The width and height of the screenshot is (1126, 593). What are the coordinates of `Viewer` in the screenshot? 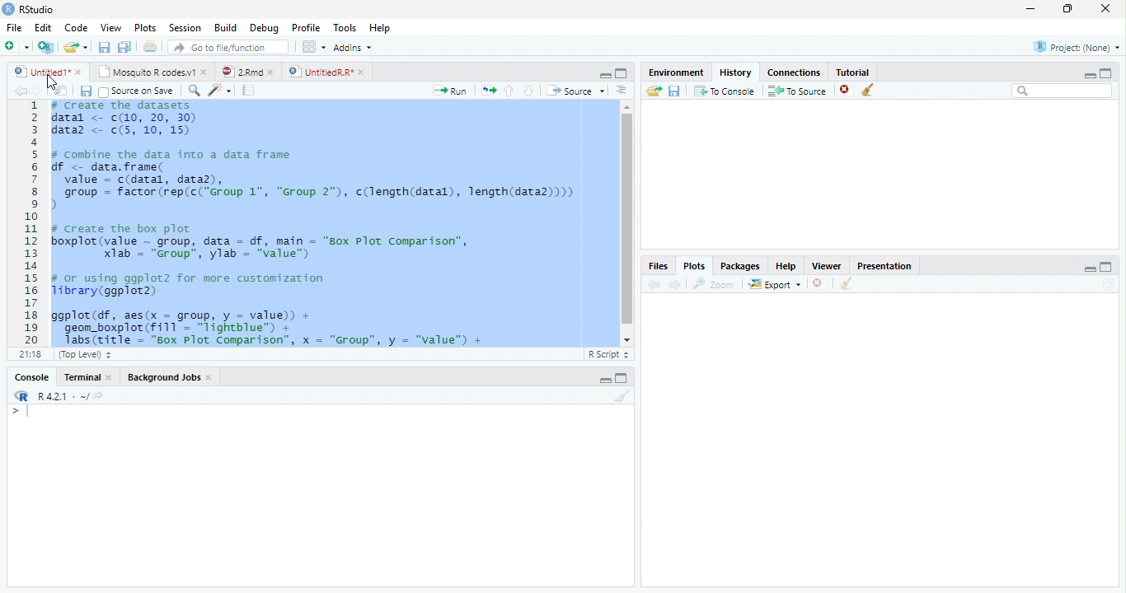 It's located at (828, 265).